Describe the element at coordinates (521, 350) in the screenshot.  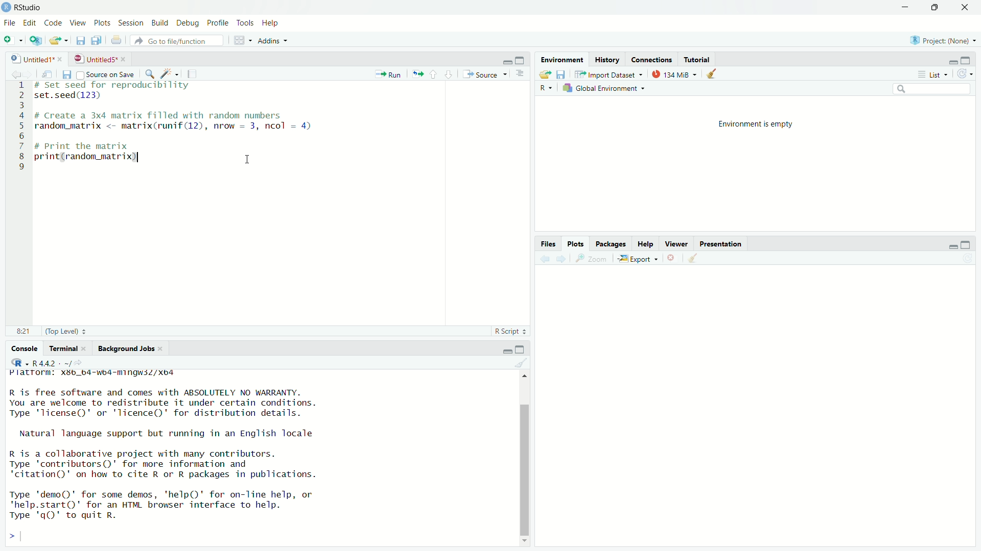
I see `maximise` at that location.